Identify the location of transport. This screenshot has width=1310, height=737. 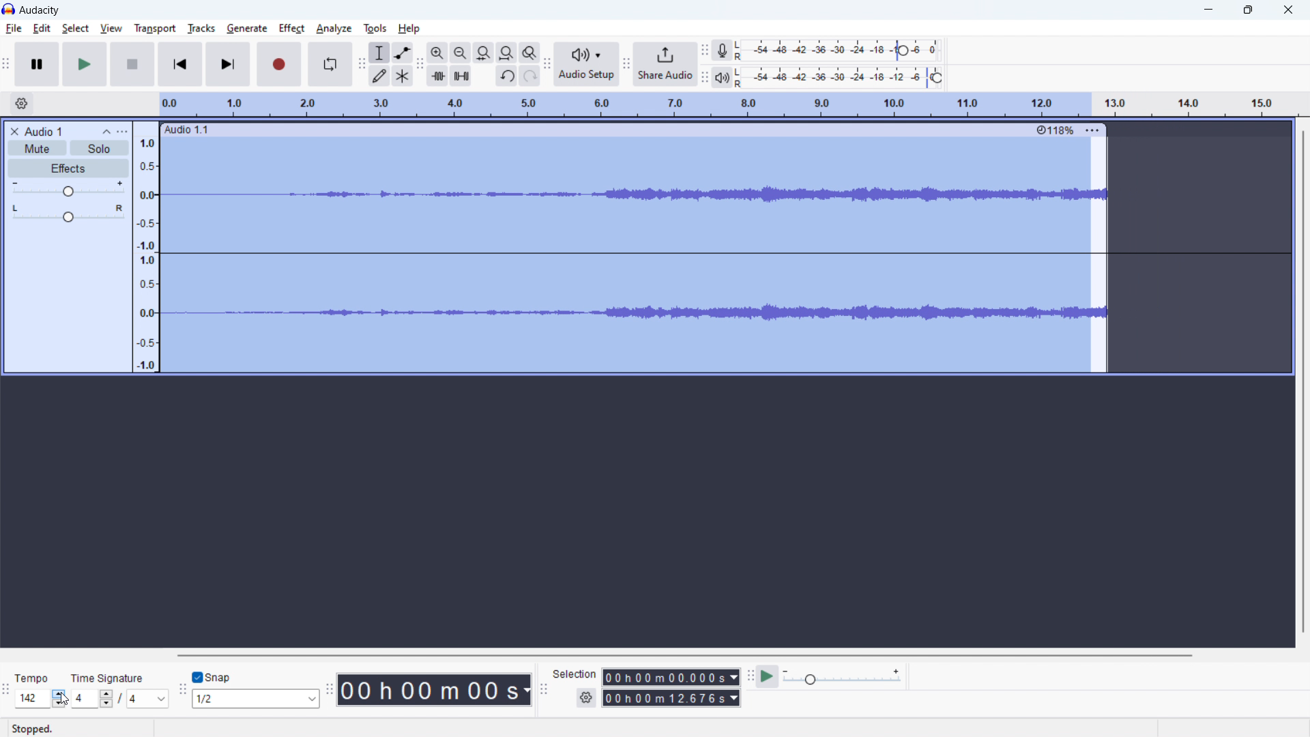
(154, 28).